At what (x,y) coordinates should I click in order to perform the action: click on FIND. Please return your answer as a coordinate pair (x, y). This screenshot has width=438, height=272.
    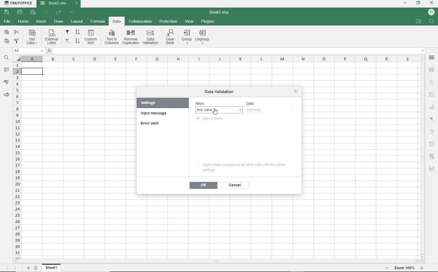
    Looking at the image, I should click on (432, 22).